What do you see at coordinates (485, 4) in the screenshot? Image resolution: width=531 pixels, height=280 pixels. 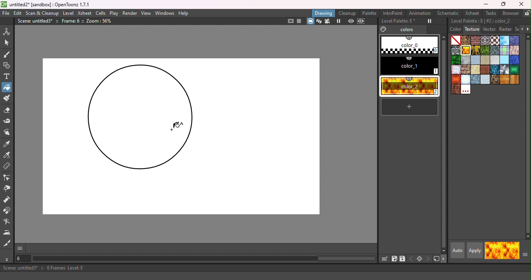 I see `Minimize ` at bounding box center [485, 4].